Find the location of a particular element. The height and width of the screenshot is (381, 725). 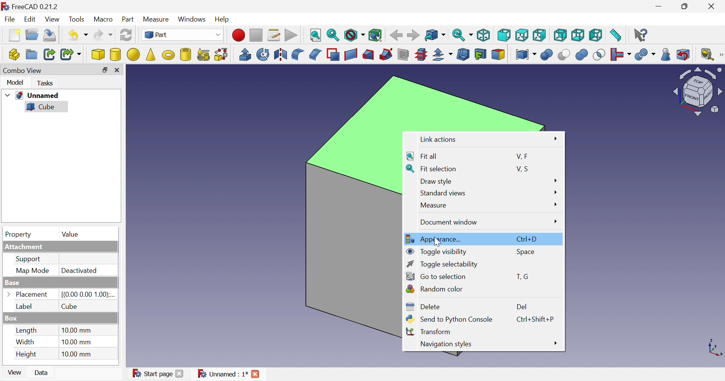

More is located at coordinates (555, 181).